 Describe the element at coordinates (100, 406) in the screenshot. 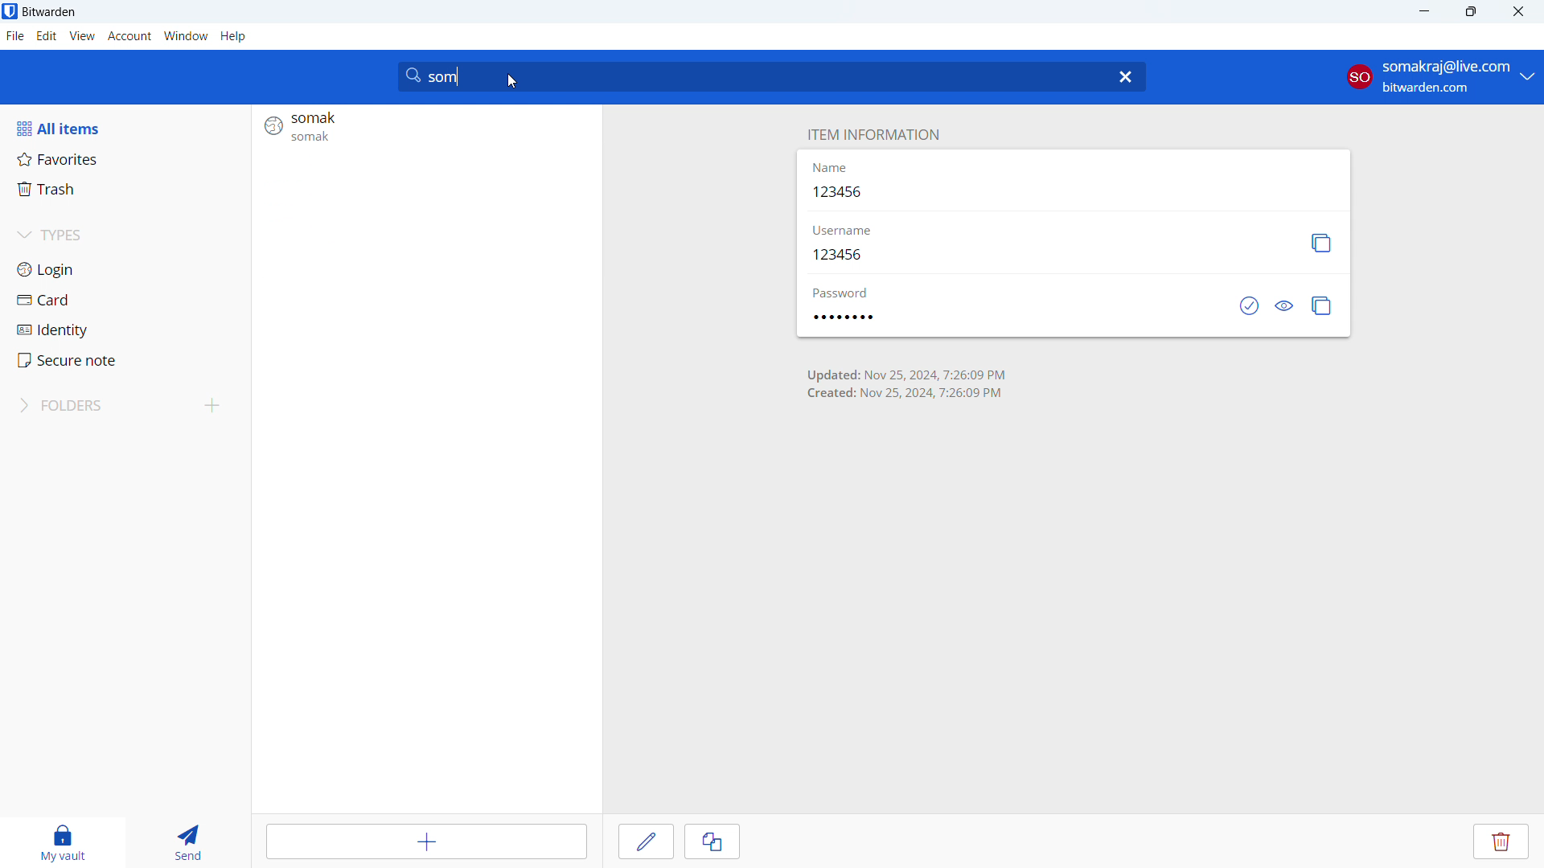

I see `folders` at that location.